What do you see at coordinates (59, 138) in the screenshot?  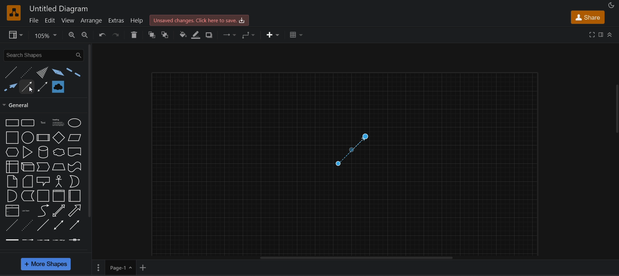 I see `diamond` at bounding box center [59, 138].